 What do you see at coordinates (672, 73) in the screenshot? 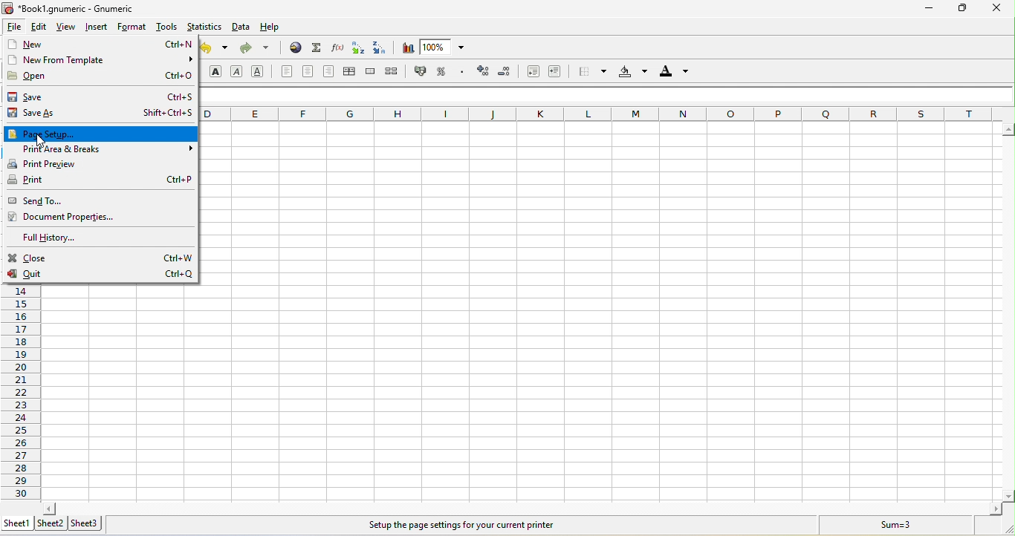
I see `foreground` at bounding box center [672, 73].